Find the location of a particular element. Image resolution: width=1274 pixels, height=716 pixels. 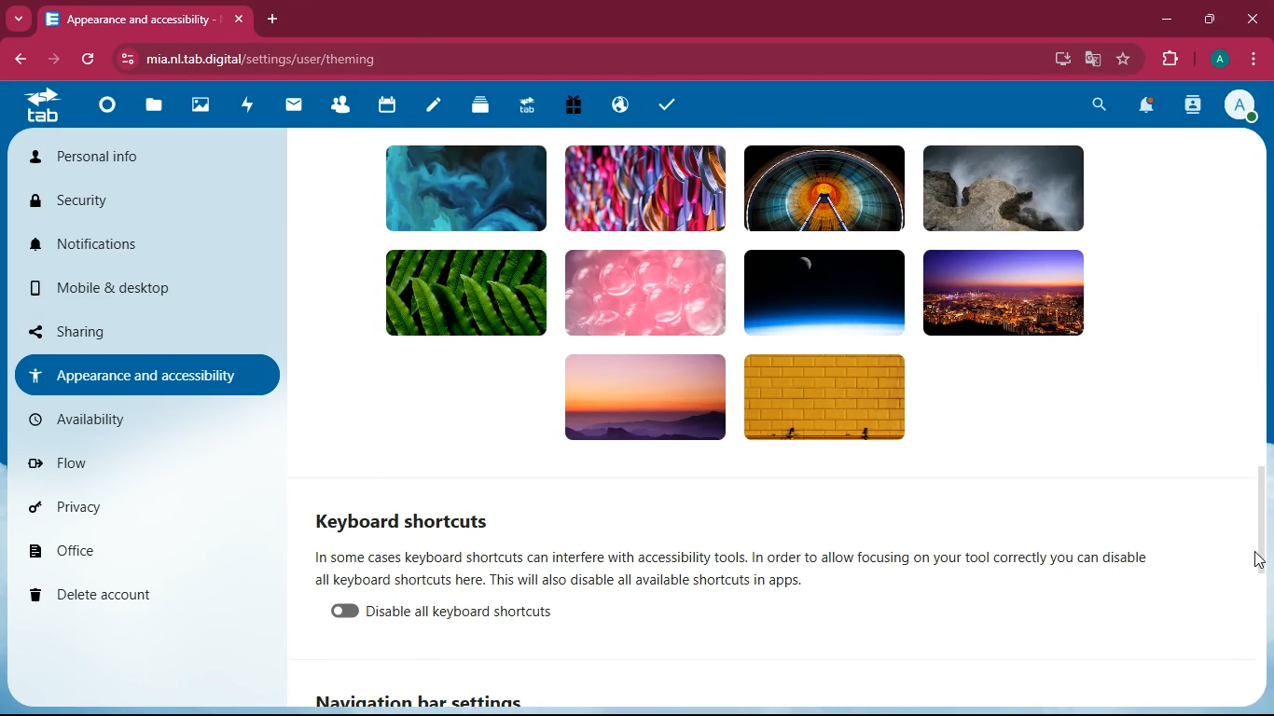

desktop is located at coordinates (1059, 59).